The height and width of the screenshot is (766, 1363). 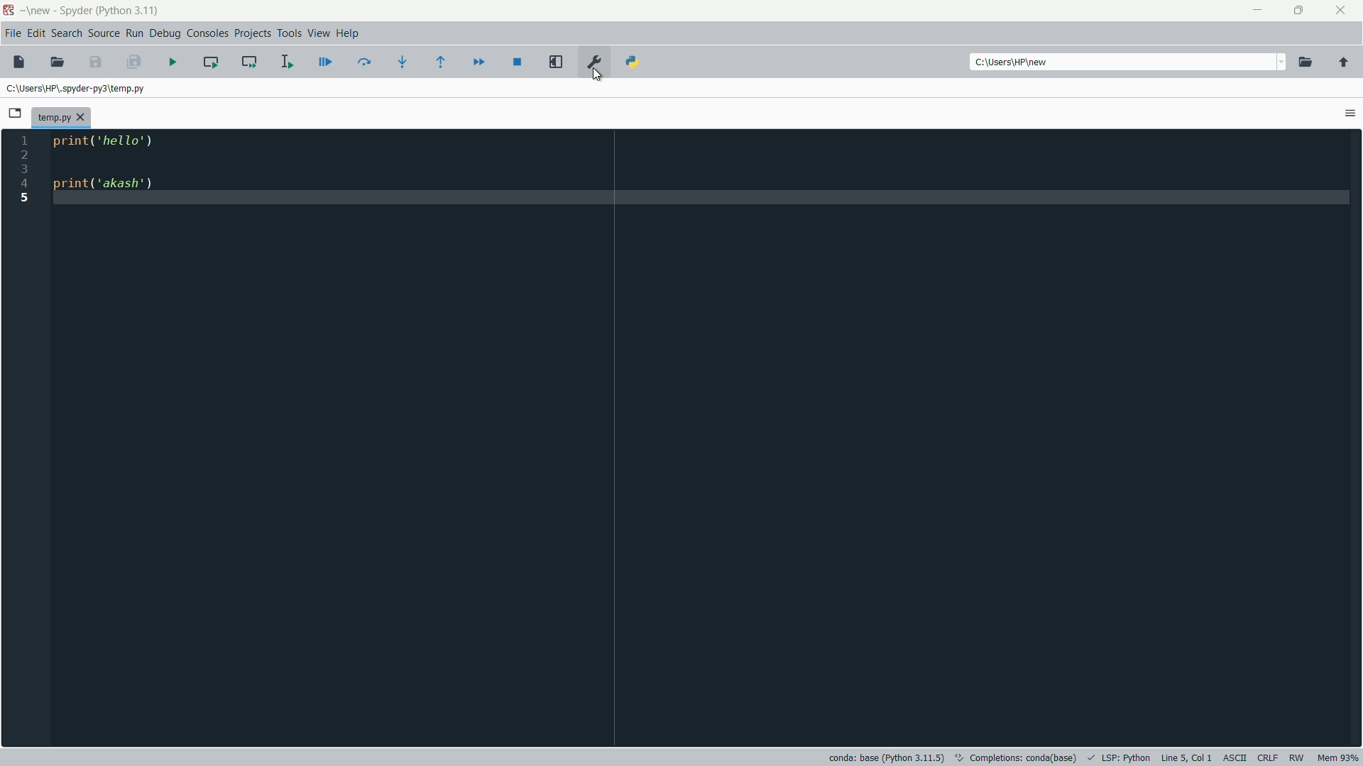 I want to click on save file, so click(x=97, y=62).